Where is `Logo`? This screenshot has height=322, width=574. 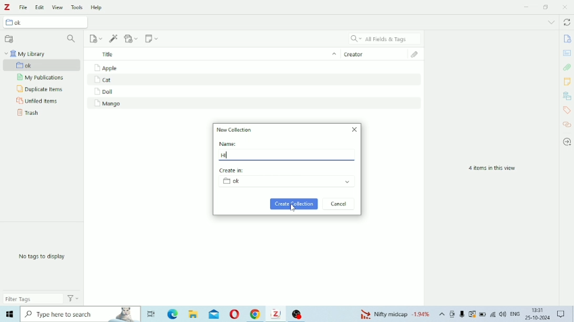
Logo is located at coordinates (6, 7).